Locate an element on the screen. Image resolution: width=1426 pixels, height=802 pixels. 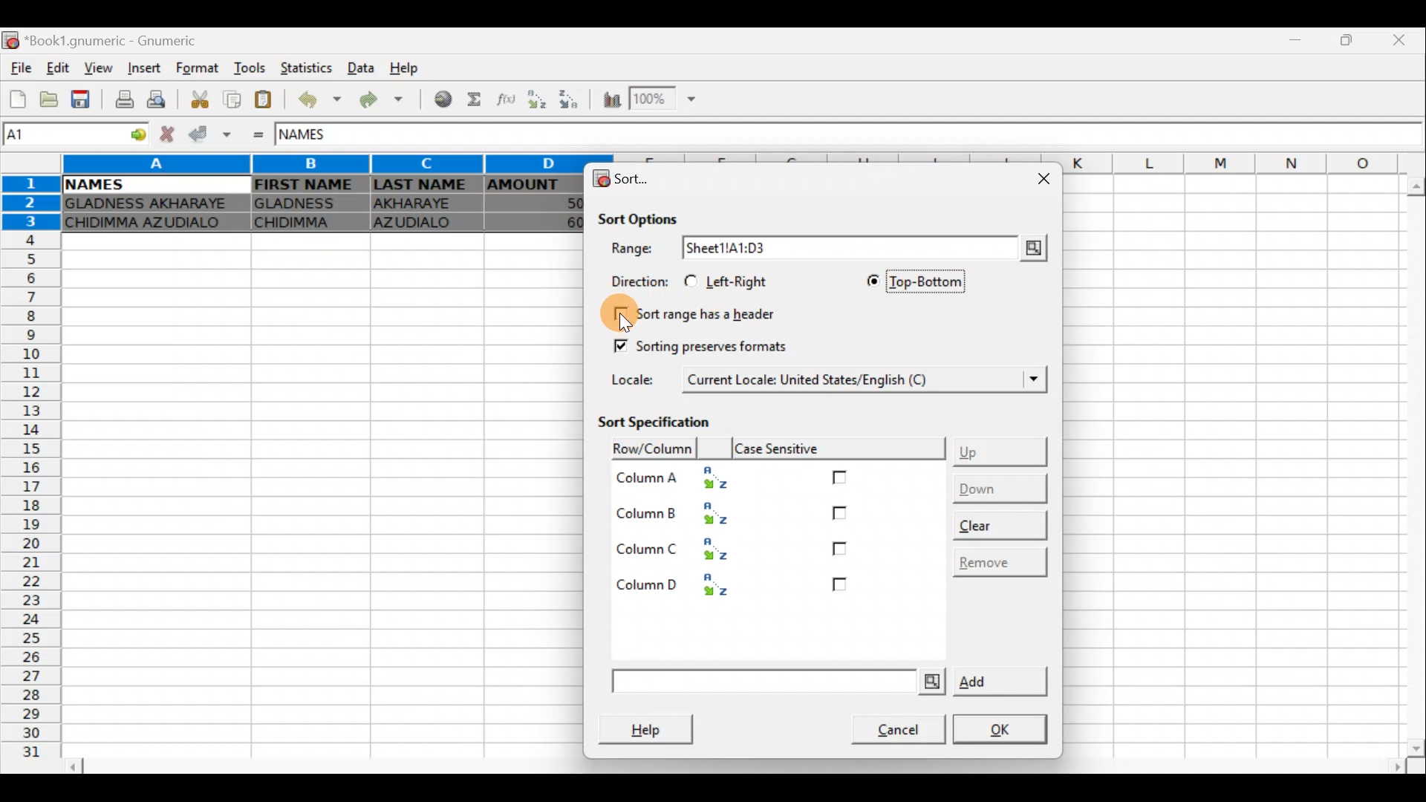
Edit a function in the current cell is located at coordinates (504, 100).